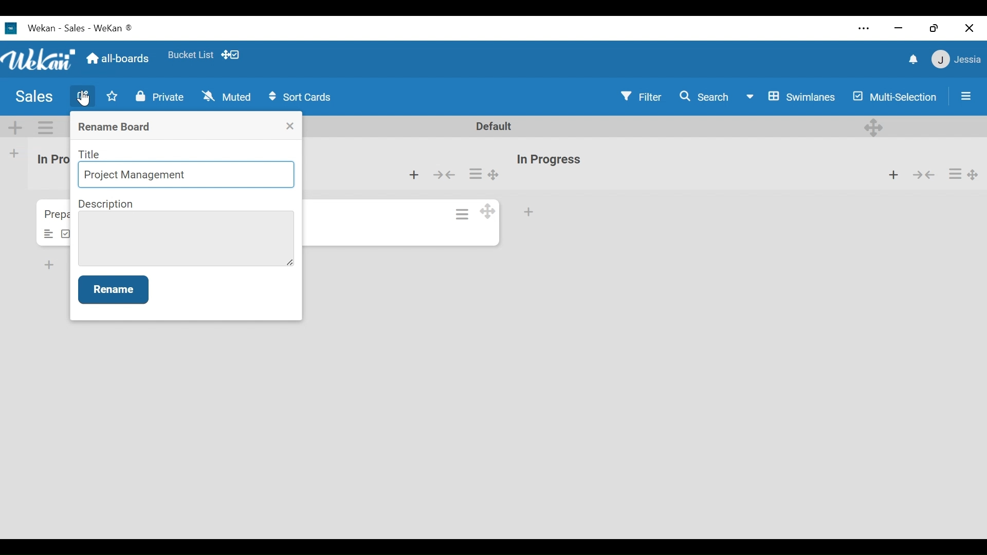  I want to click on Desktop drag handle, so click(487, 211).